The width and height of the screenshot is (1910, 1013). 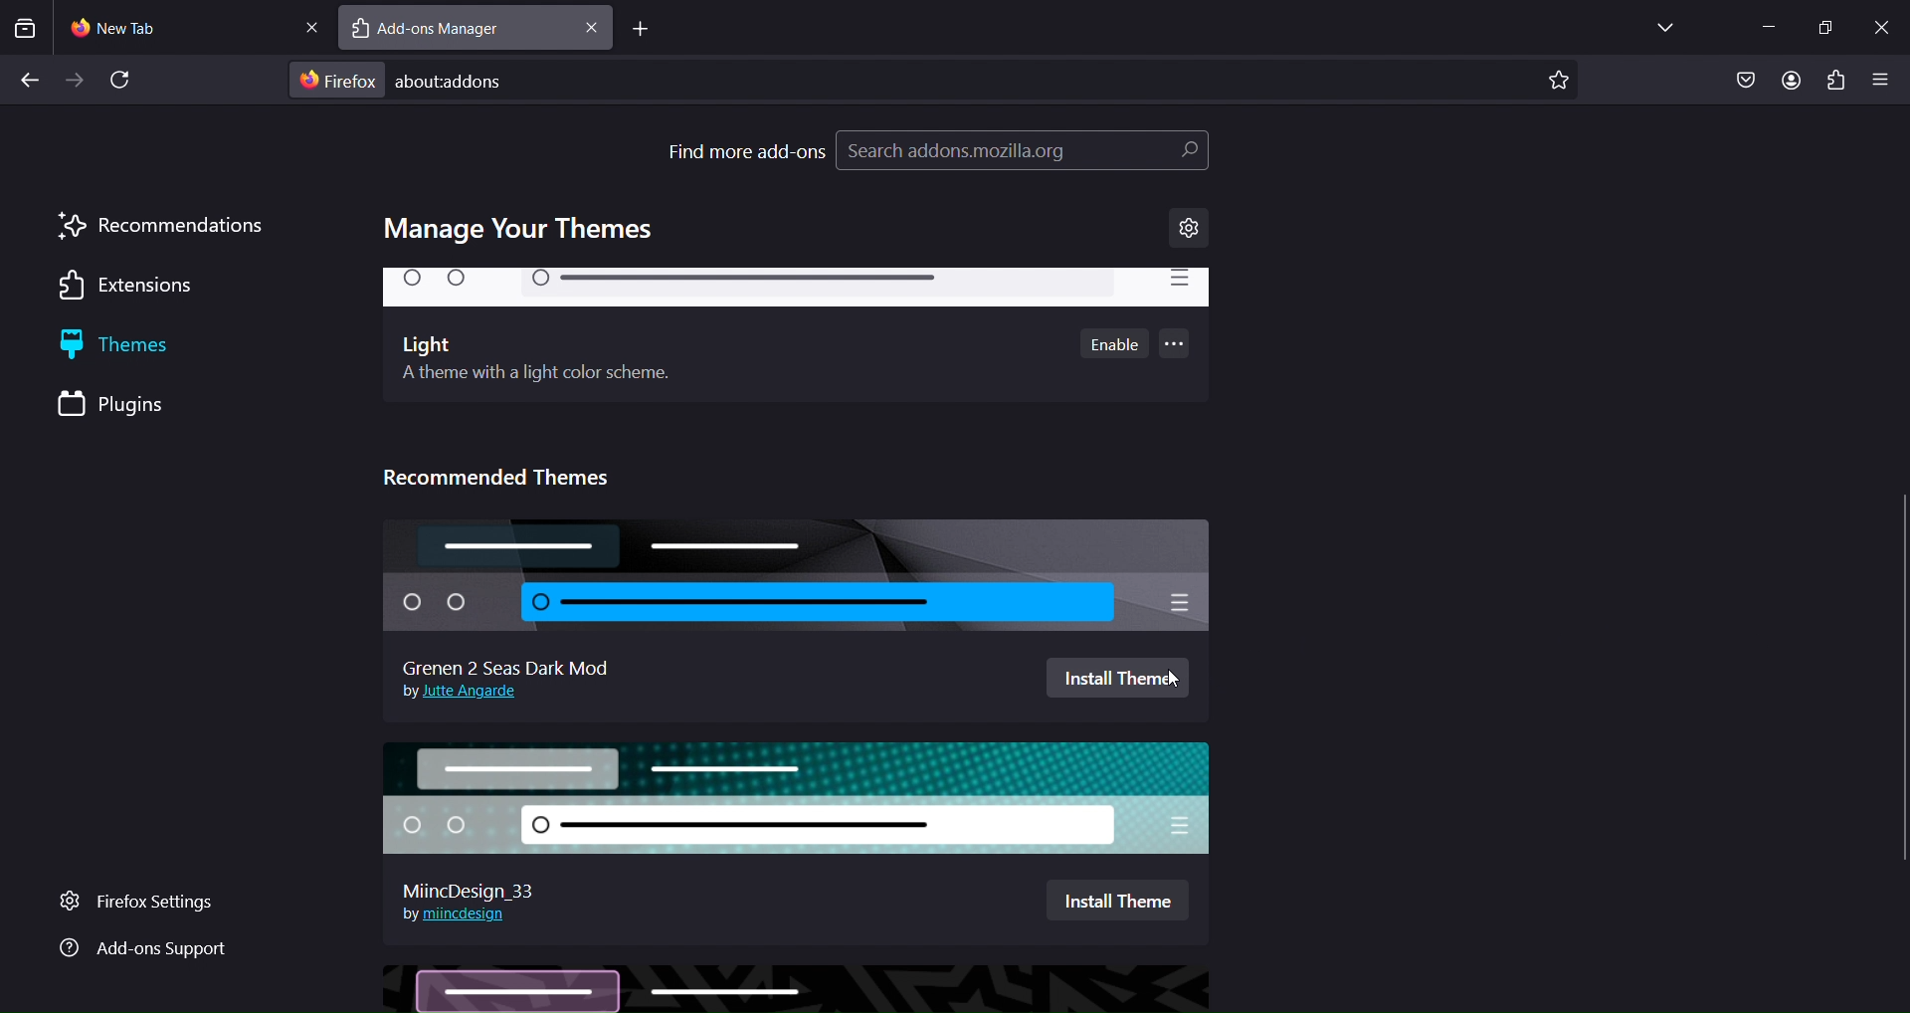 What do you see at coordinates (796, 988) in the screenshot?
I see `image` at bounding box center [796, 988].